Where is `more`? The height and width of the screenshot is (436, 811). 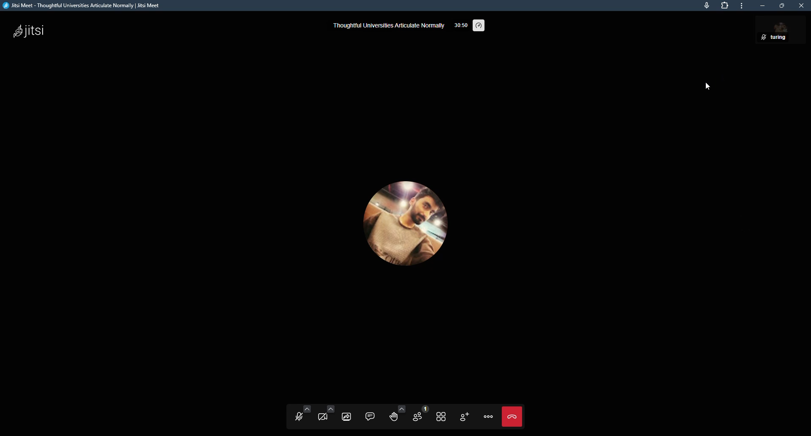 more is located at coordinates (742, 6).